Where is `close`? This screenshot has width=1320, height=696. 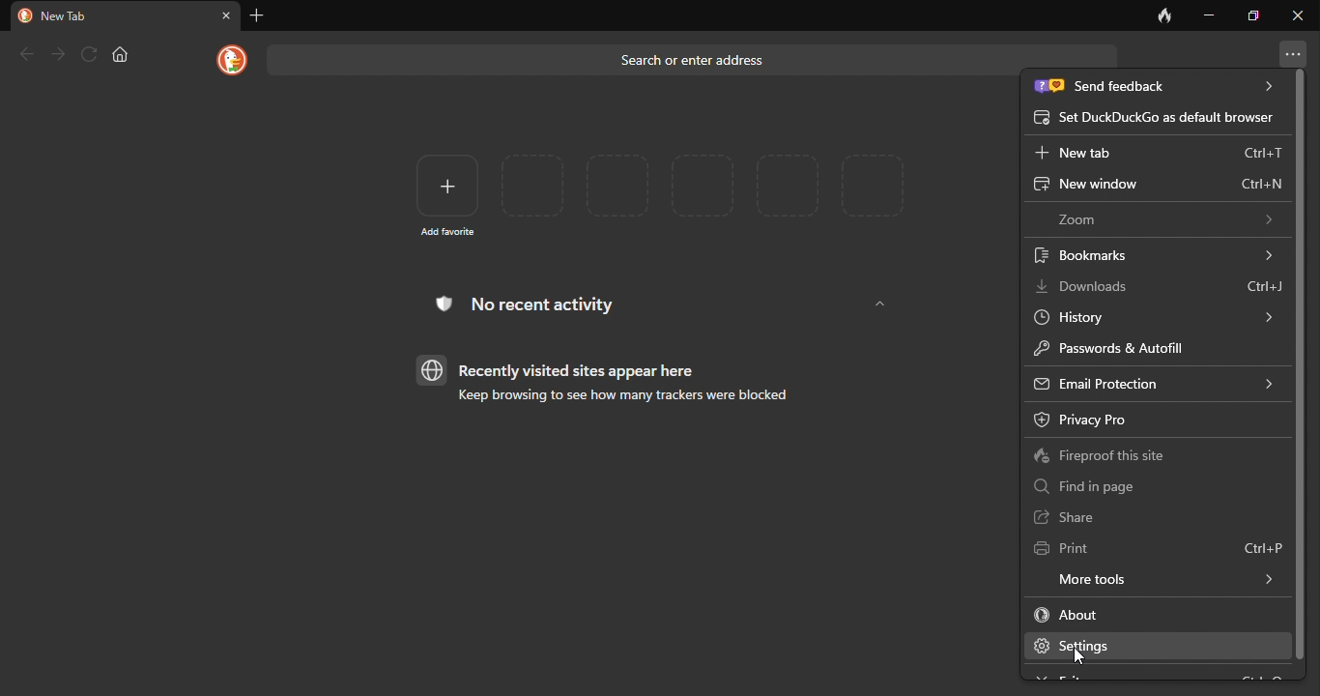
close is located at coordinates (1297, 14).